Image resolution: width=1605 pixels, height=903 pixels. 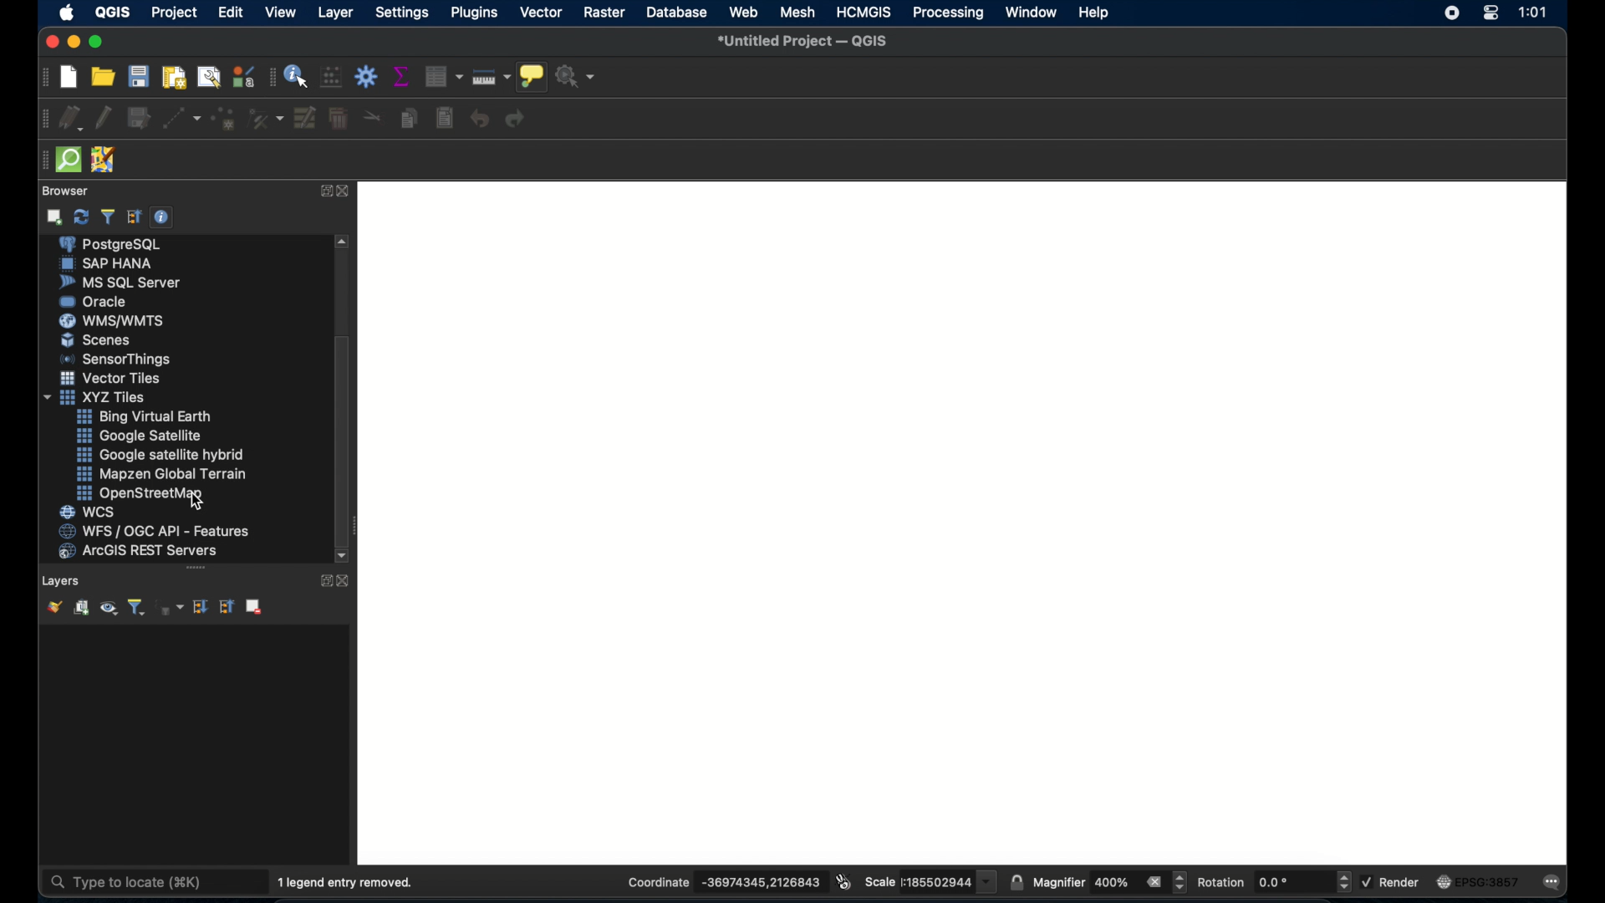 What do you see at coordinates (113, 321) in the screenshot?
I see `wms/wmts` at bounding box center [113, 321].